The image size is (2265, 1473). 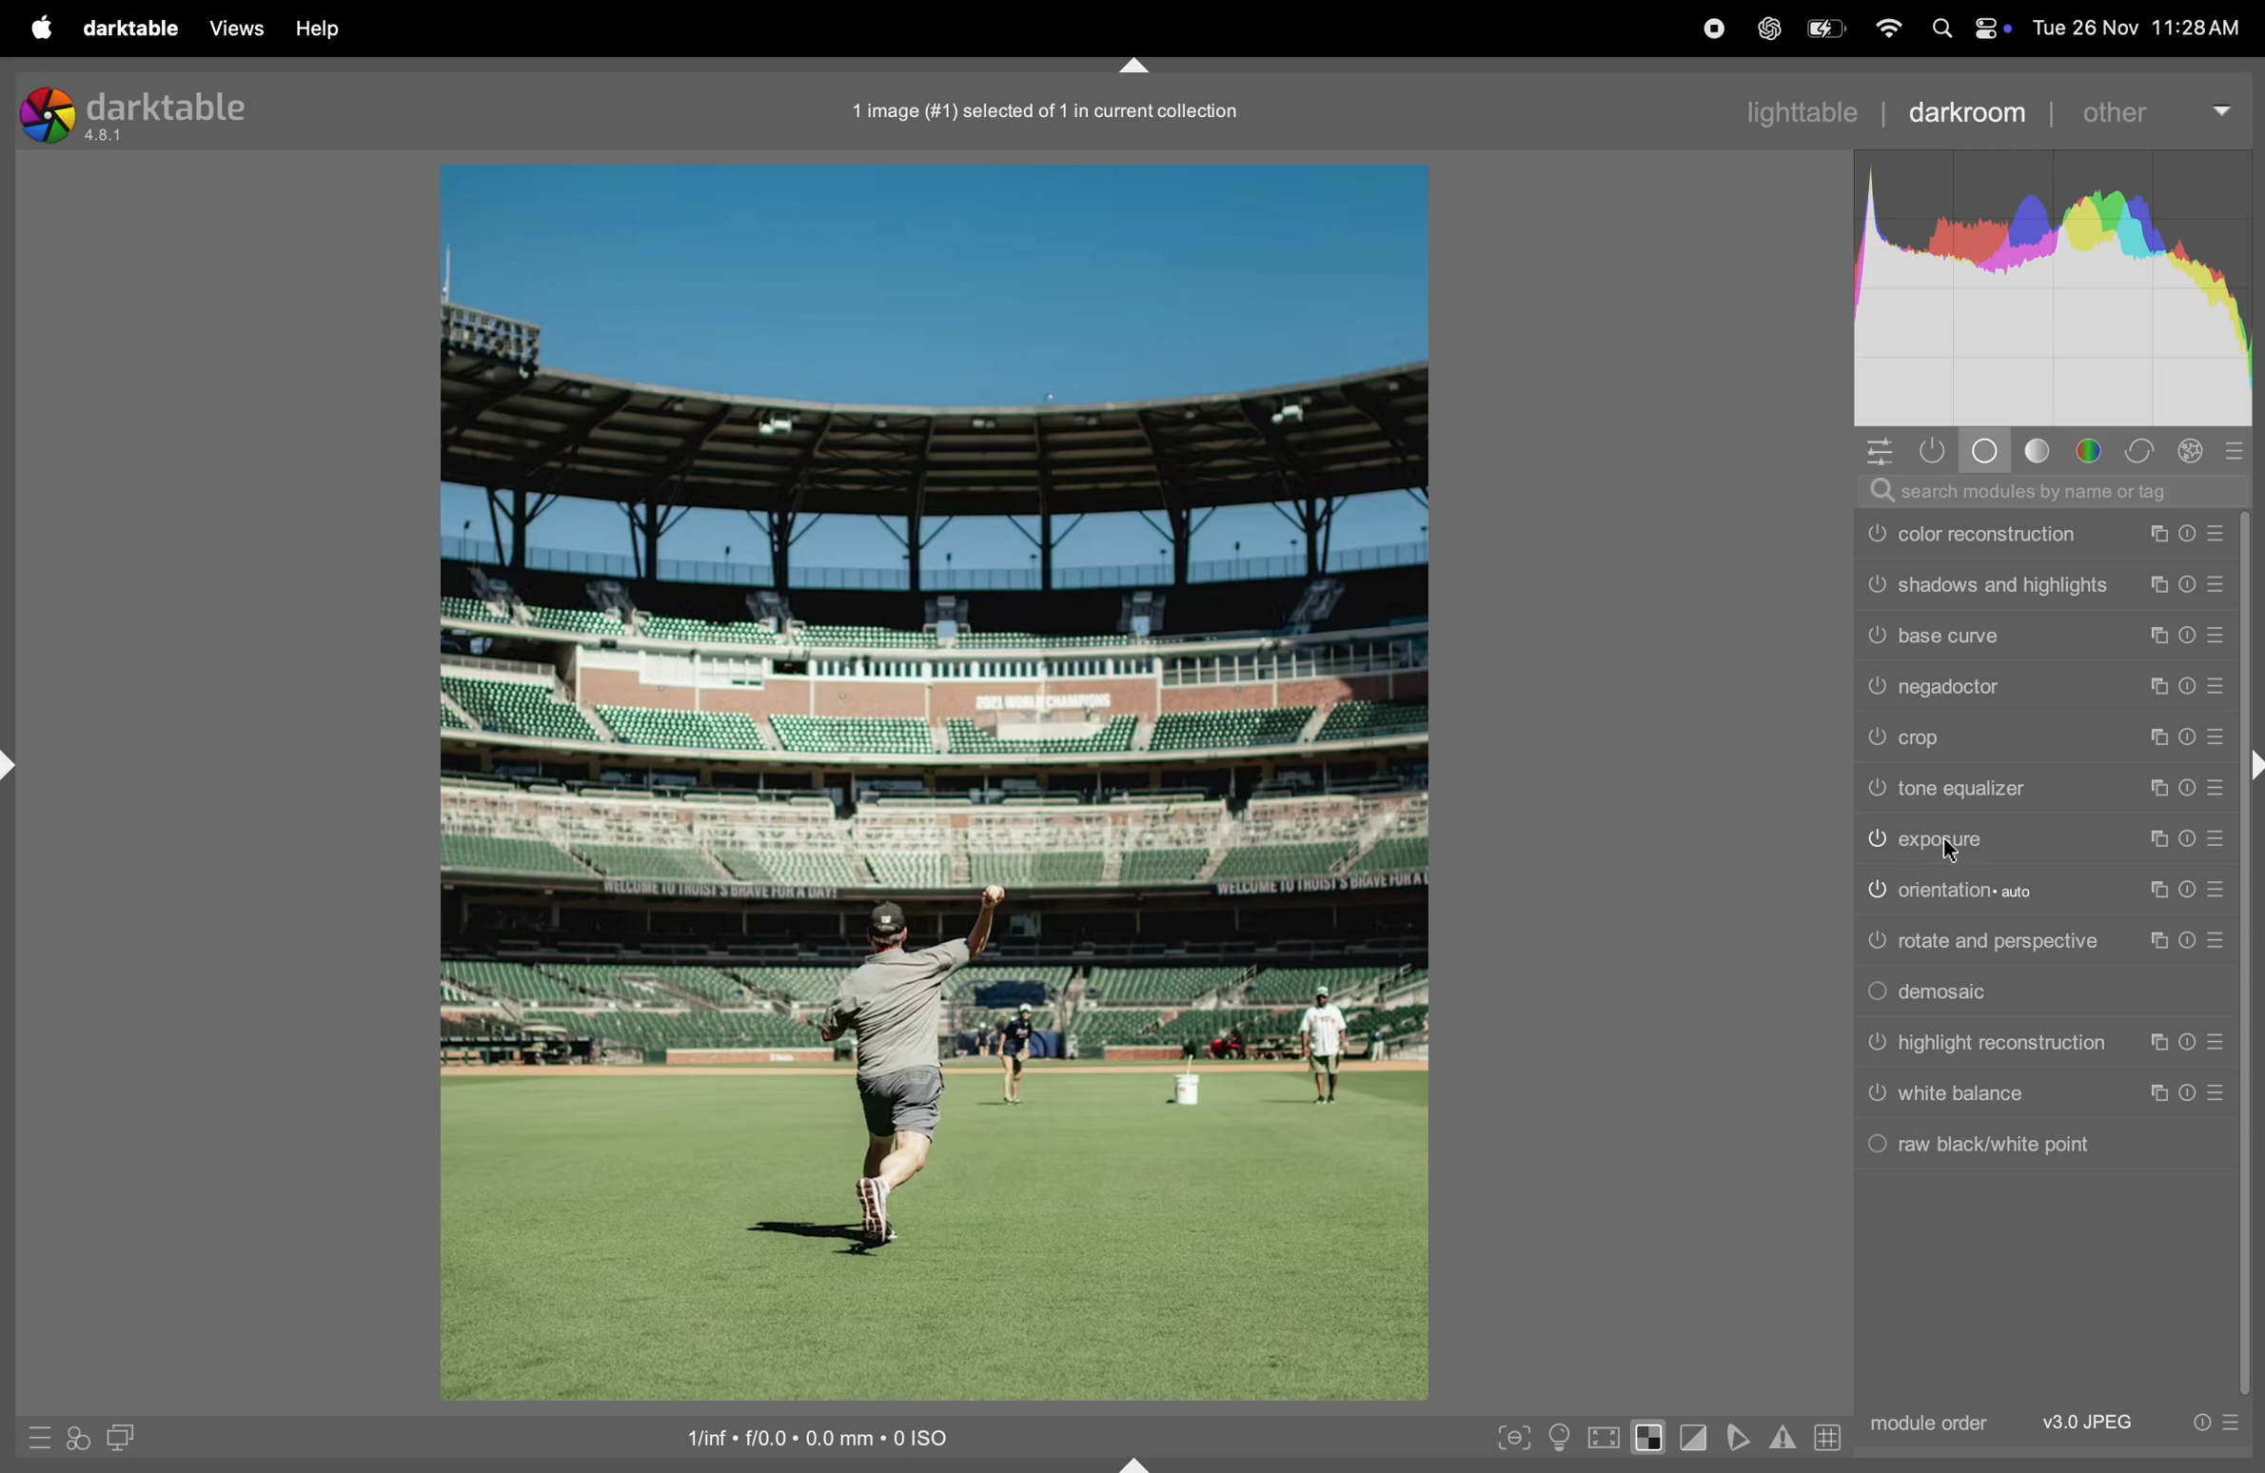 I want to click on toggle high qualiry processing, so click(x=1605, y=1435).